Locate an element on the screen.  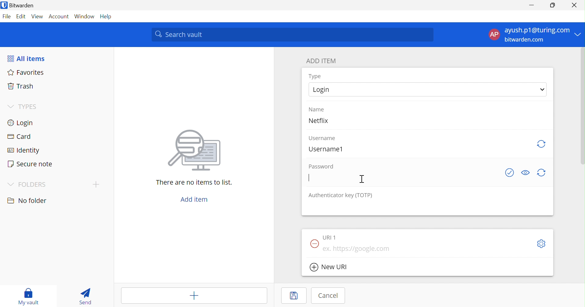
Netflix is located at coordinates (318, 120).